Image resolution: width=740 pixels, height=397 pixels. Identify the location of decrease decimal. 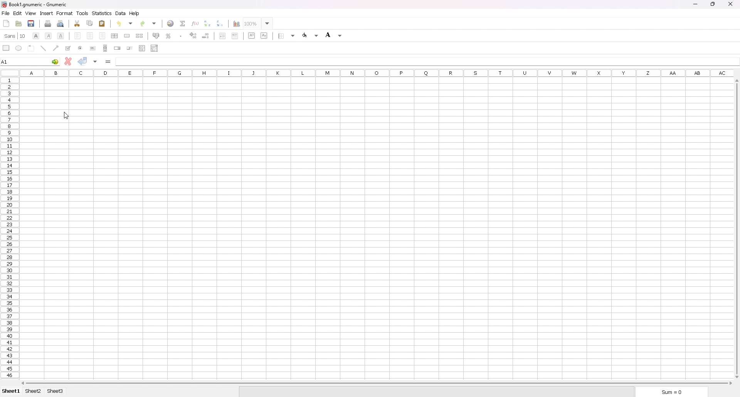
(206, 35).